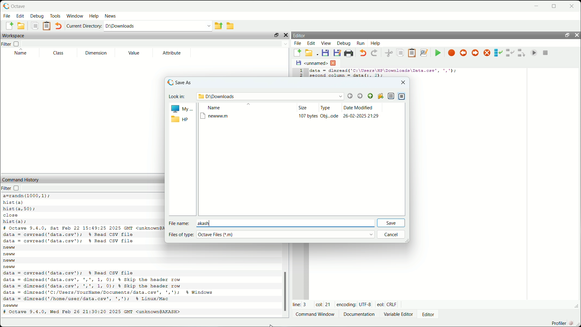  What do you see at coordinates (401, 54) in the screenshot?
I see `copy` at bounding box center [401, 54].